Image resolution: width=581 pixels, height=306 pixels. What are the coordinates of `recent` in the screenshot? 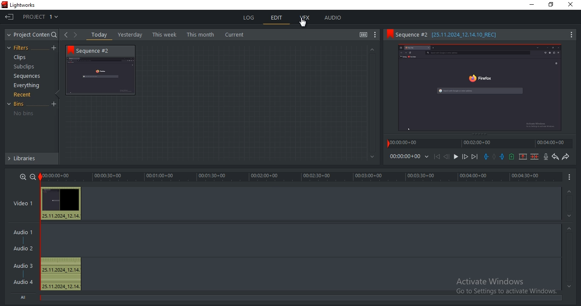 It's located at (23, 96).